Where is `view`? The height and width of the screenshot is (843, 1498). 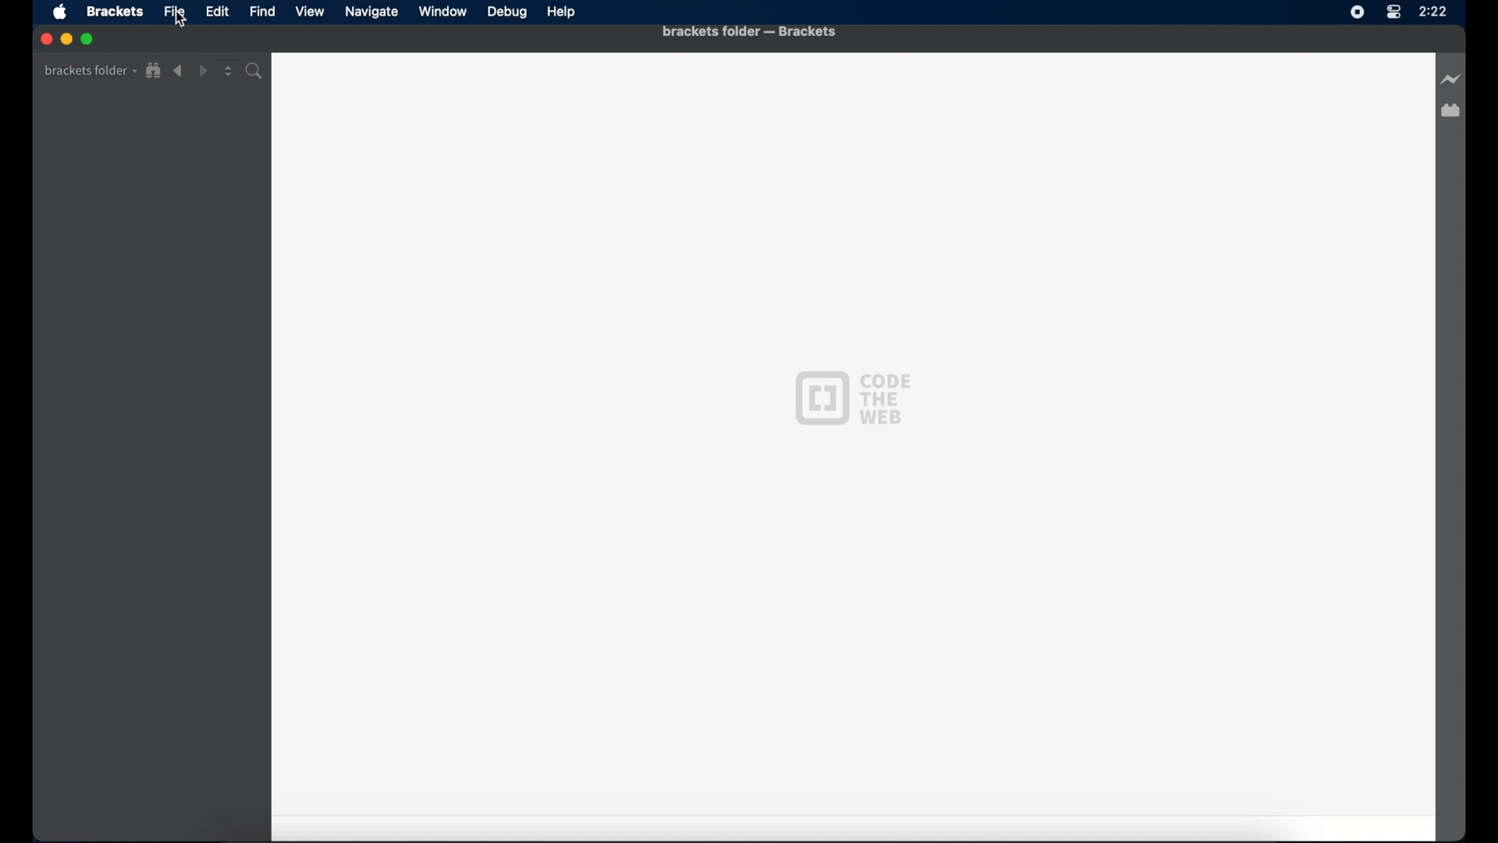
view is located at coordinates (310, 12).